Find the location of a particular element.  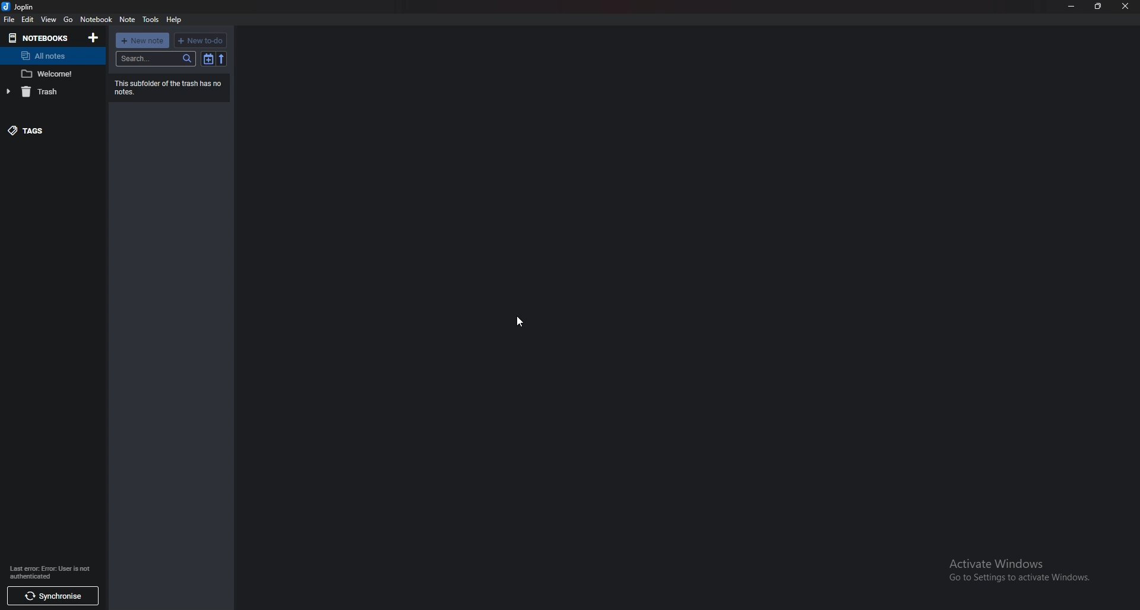

new note is located at coordinates (143, 40).